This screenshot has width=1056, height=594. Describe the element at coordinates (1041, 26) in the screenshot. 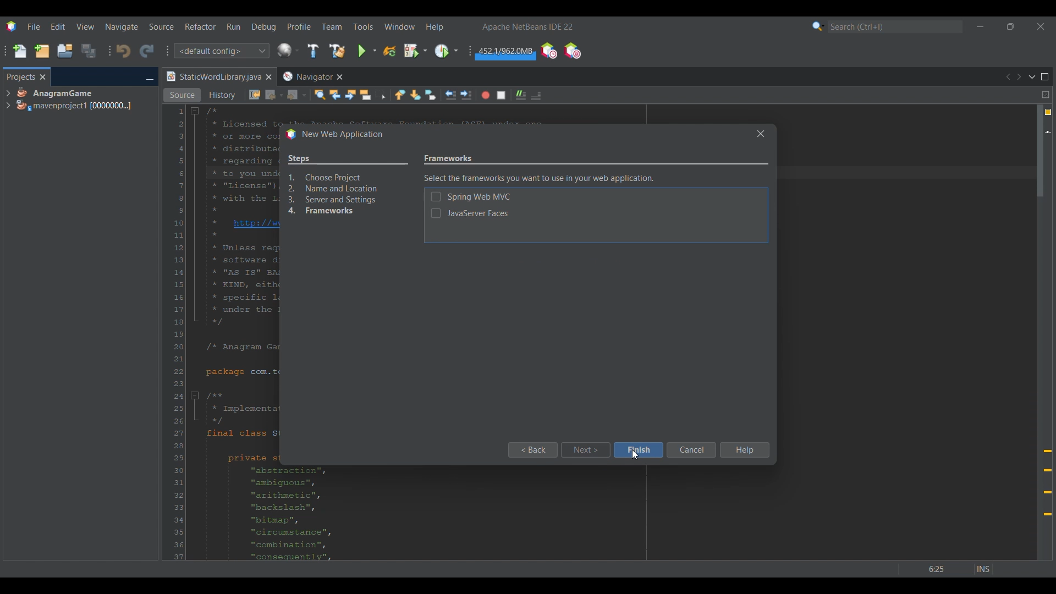

I see `Close interface` at that location.